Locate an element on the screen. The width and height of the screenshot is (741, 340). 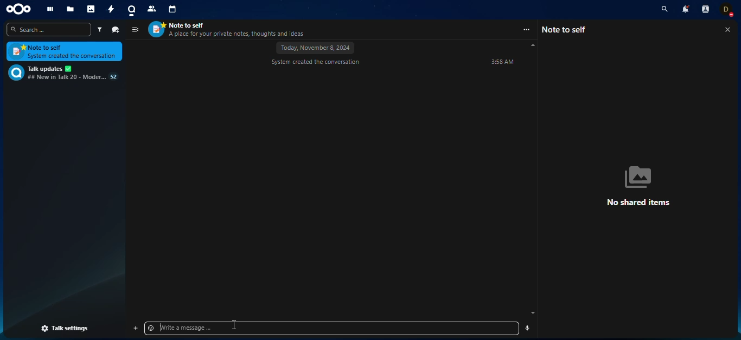
calendar is located at coordinates (173, 10).